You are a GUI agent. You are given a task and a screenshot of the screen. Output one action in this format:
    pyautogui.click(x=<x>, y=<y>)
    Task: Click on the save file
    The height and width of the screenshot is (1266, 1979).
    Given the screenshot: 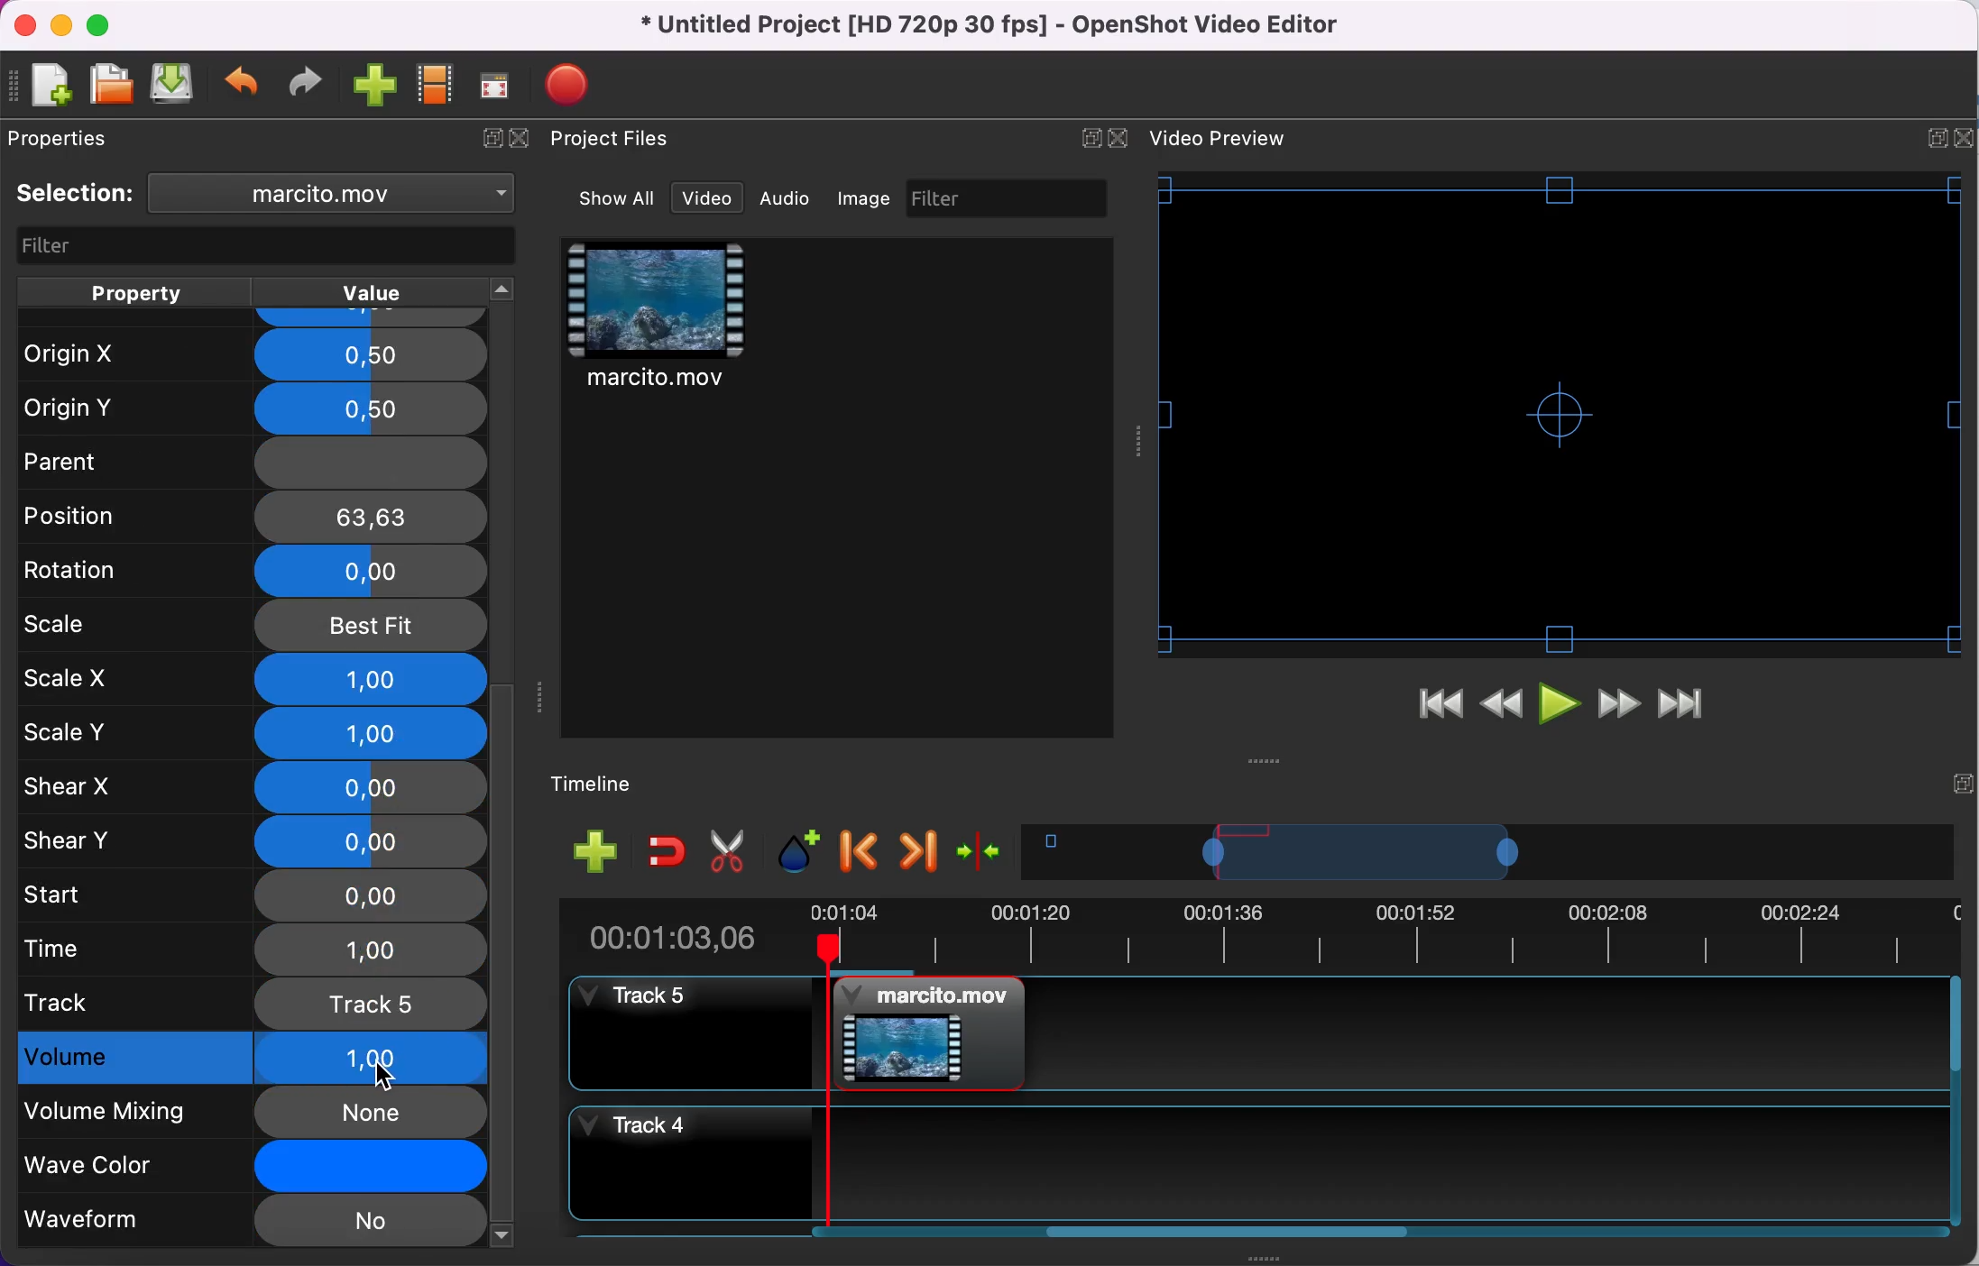 What is the action you would take?
    pyautogui.click(x=174, y=83)
    